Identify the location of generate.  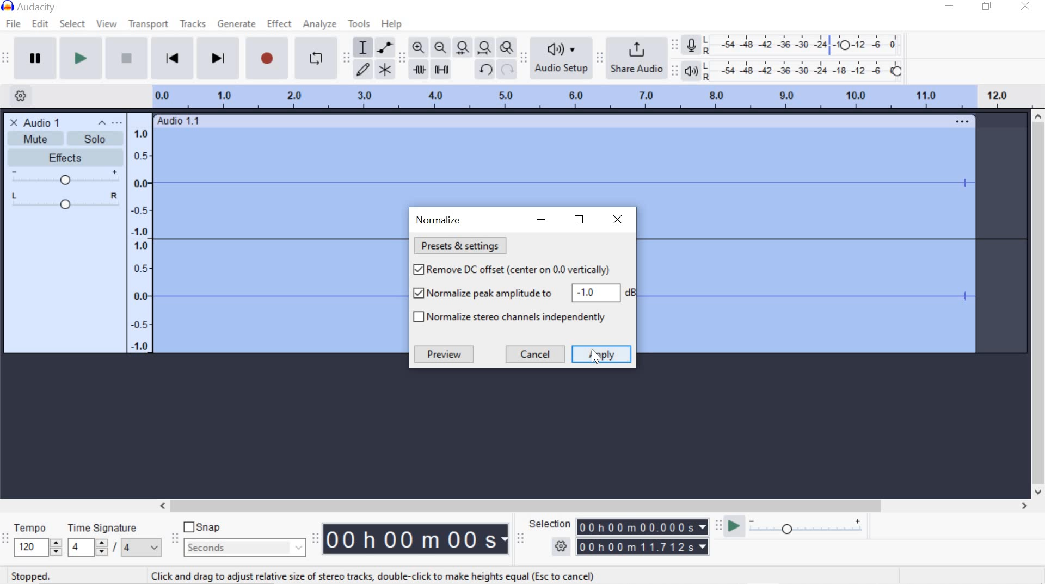
(235, 24).